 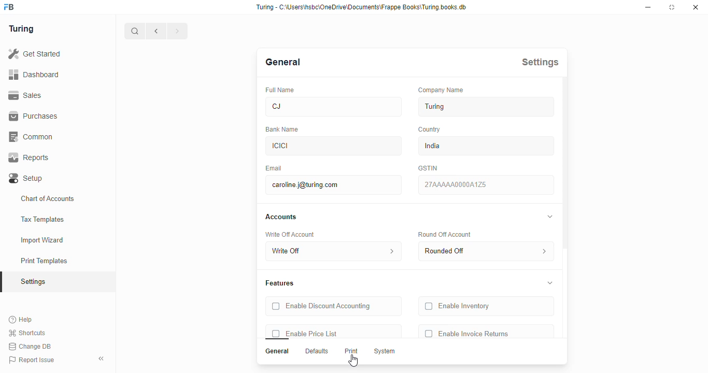 What do you see at coordinates (34, 54) in the screenshot?
I see `get started` at bounding box center [34, 54].